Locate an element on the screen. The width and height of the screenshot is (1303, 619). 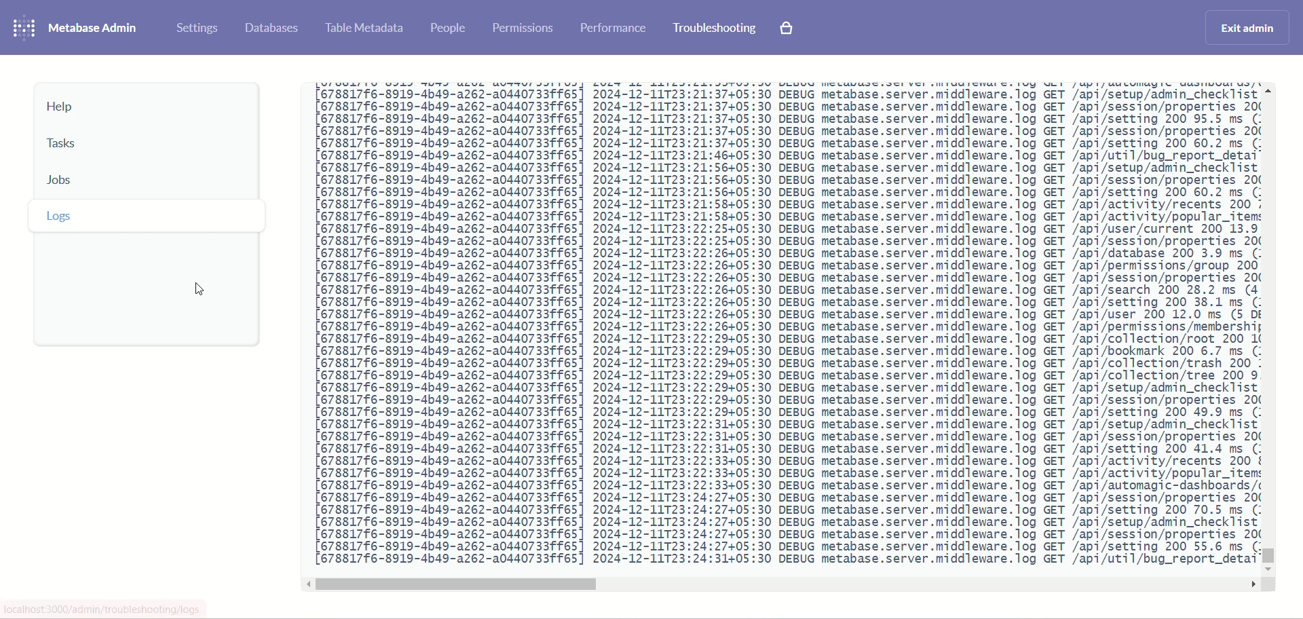
logo is located at coordinates (23, 28).